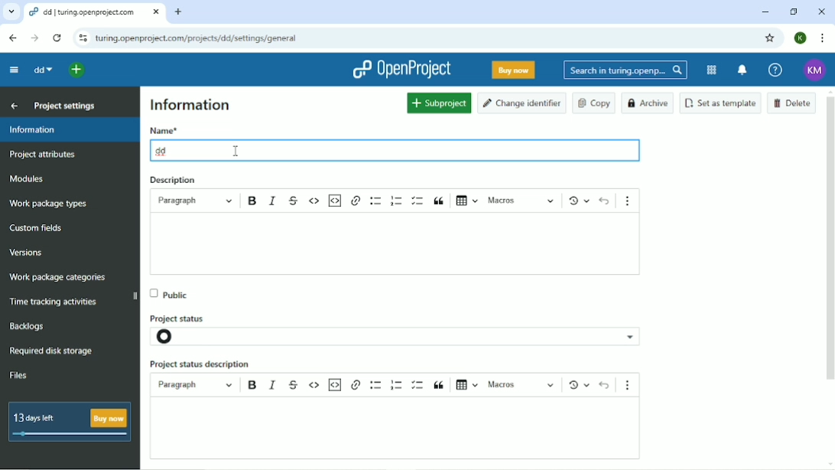 The width and height of the screenshot is (835, 470). Describe the element at coordinates (721, 103) in the screenshot. I see `Set as template` at that location.